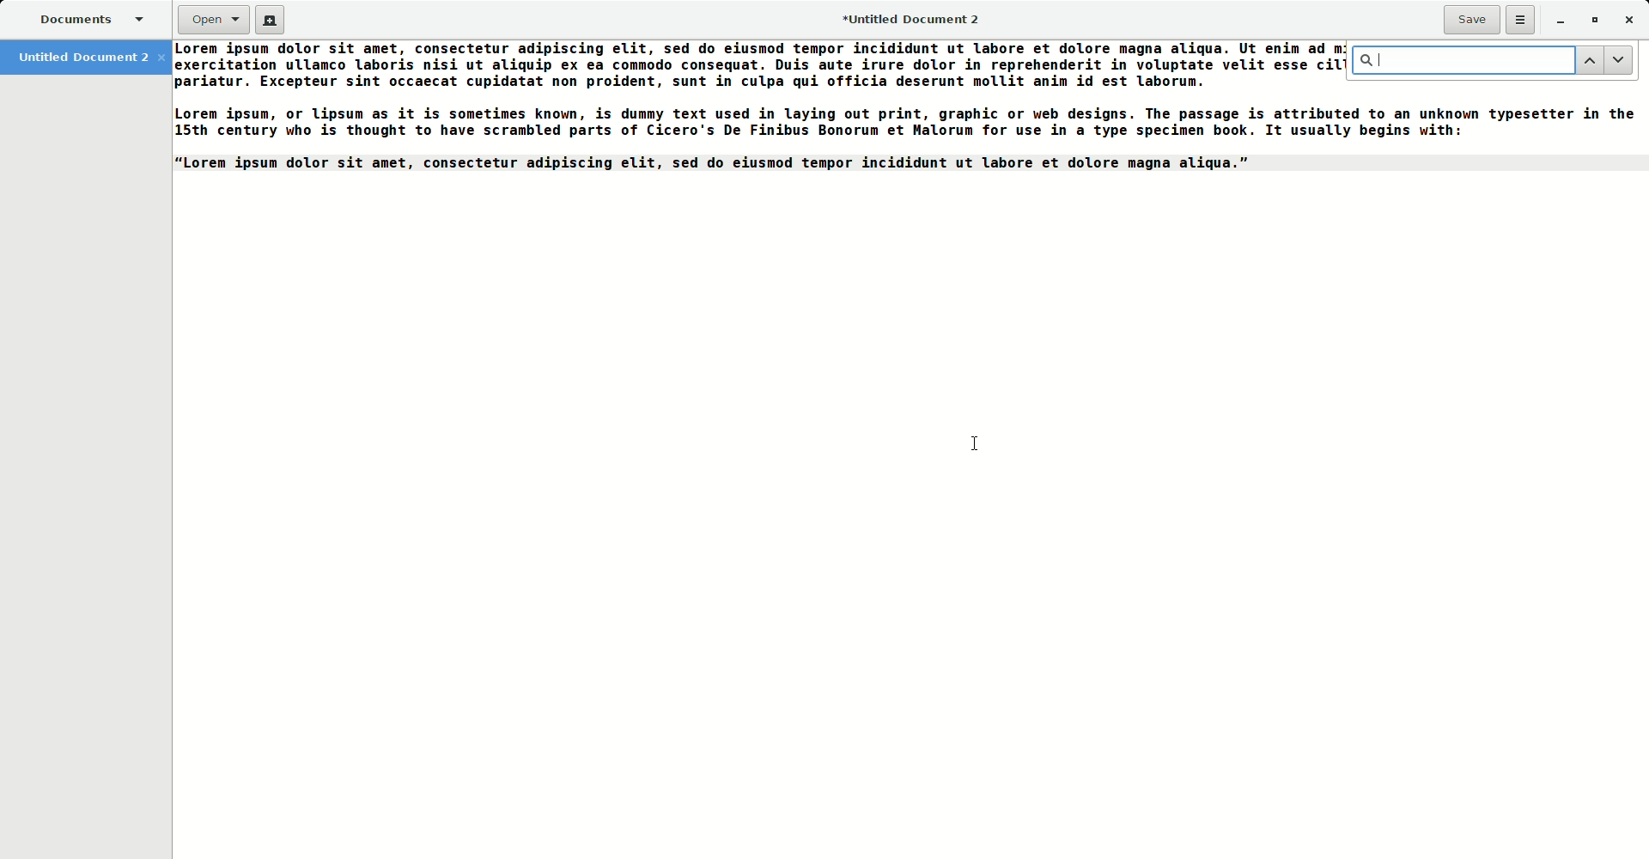  What do you see at coordinates (968, 442) in the screenshot?
I see `Cursor` at bounding box center [968, 442].